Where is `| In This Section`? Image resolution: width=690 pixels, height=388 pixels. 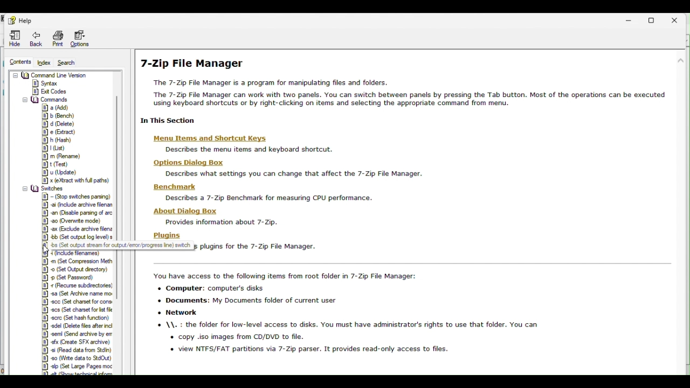
| In This Section is located at coordinates (167, 120).